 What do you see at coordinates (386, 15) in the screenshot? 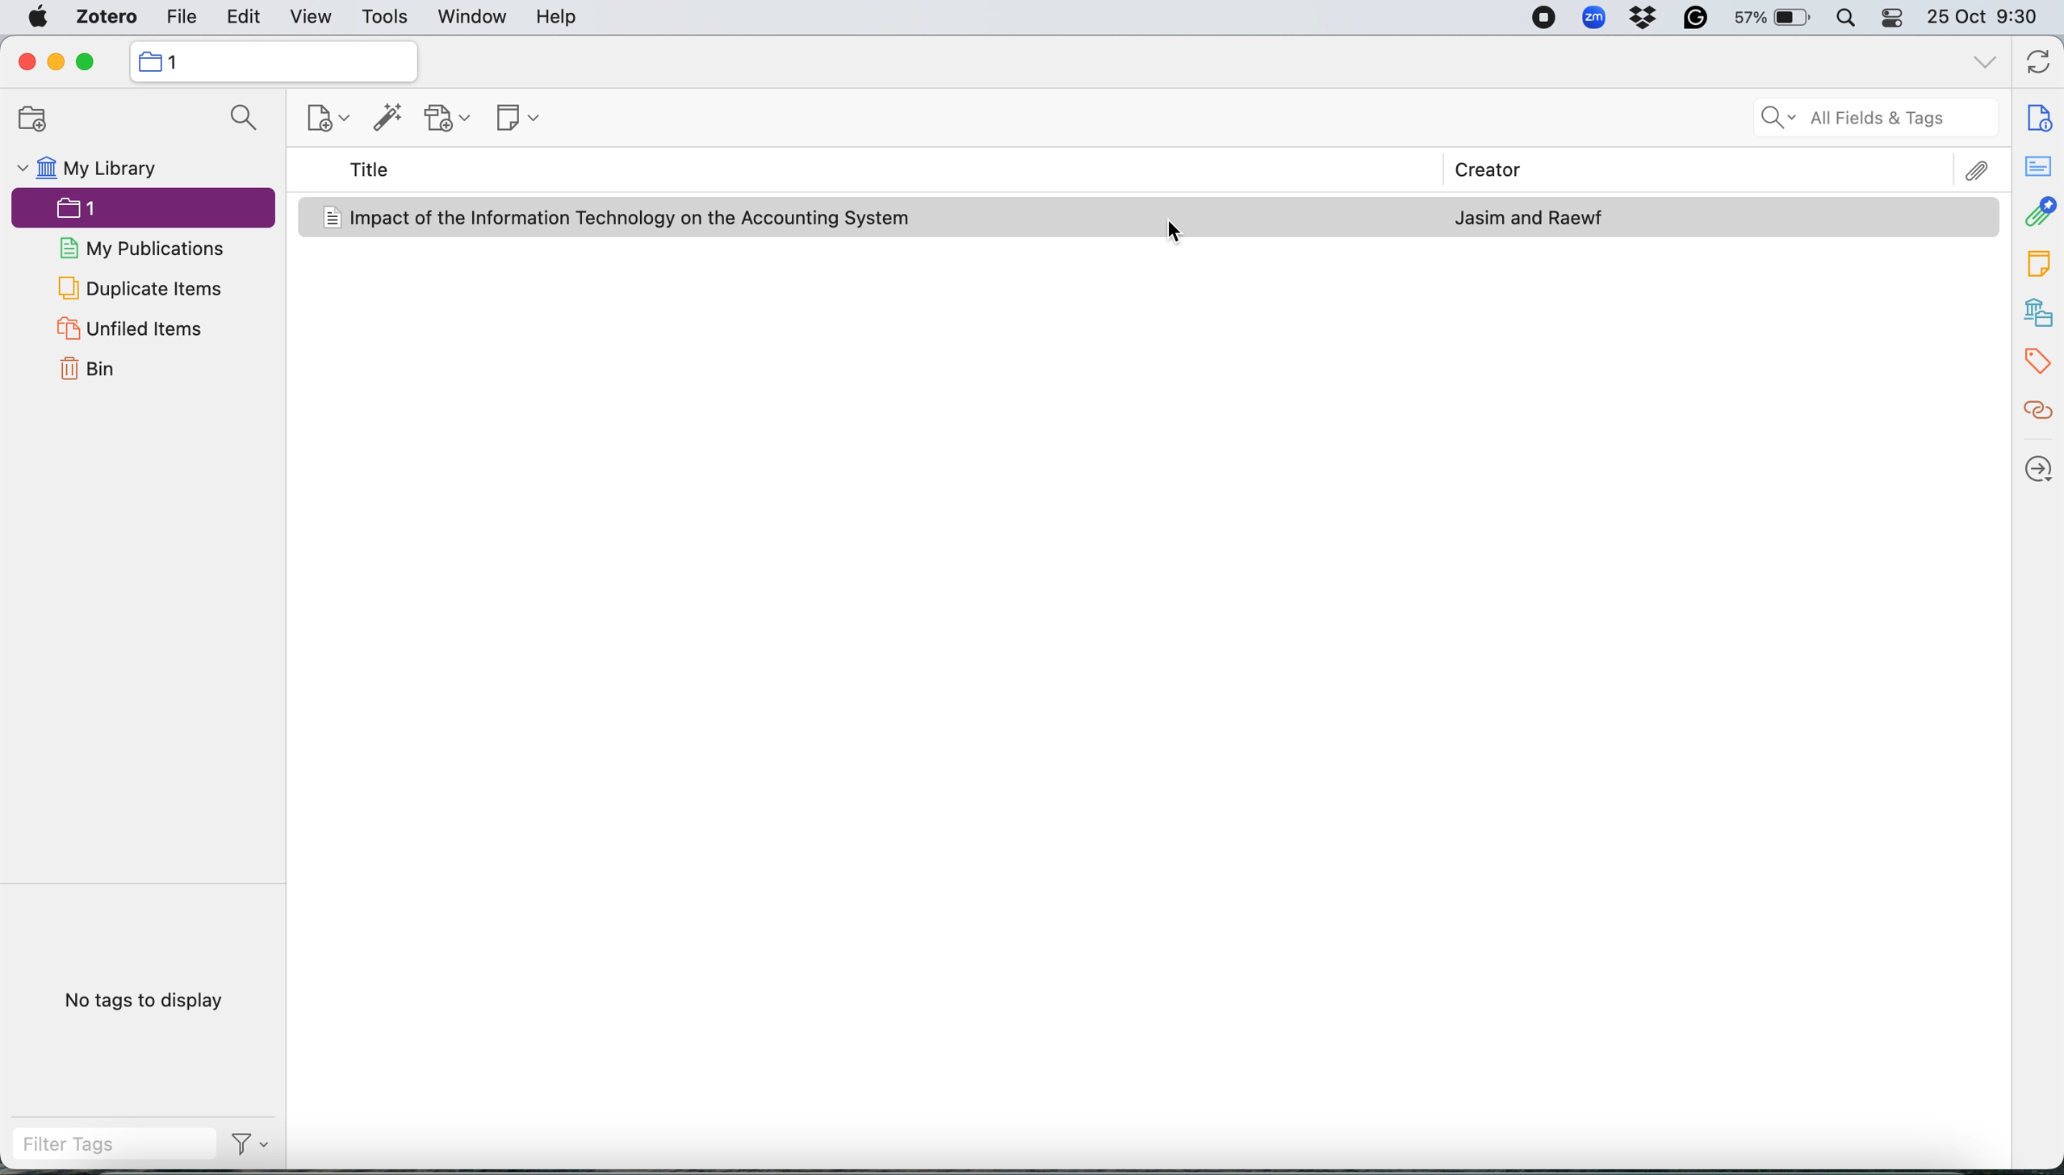
I see `tools` at bounding box center [386, 15].